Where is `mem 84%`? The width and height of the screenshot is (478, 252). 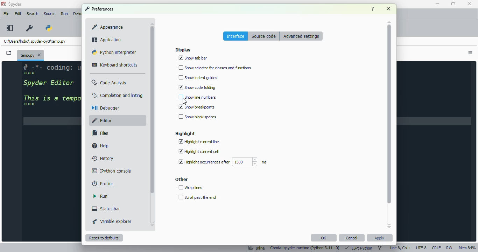 mem 84% is located at coordinates (466, 247).